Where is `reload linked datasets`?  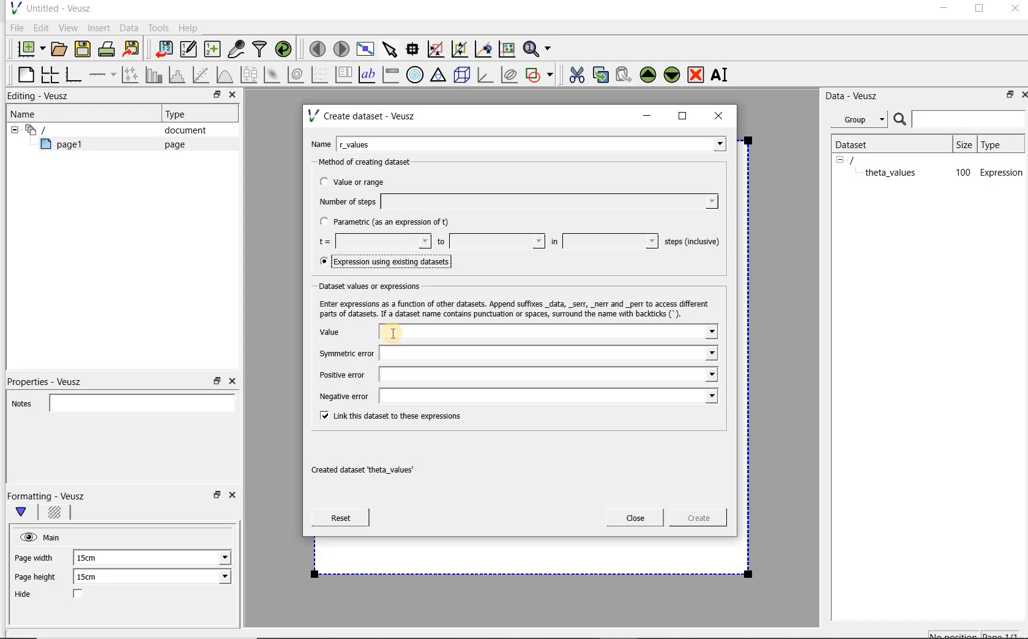 reload linked datasets is located at coordinates (286, 50).